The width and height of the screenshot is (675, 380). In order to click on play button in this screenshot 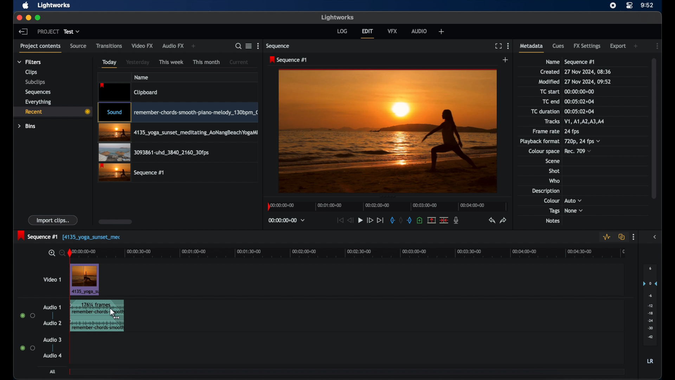, I will do `click(360, 220)`.